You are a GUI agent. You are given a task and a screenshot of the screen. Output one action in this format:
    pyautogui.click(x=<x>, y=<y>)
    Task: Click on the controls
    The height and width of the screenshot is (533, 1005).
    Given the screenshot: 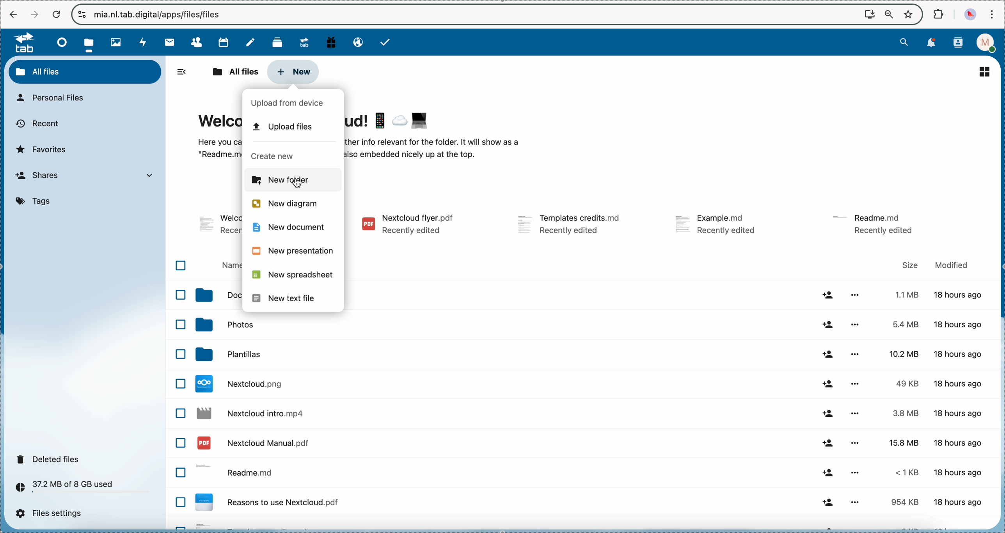 What is the action you would take?
    pyautogui.click(x=83, y=14)
    